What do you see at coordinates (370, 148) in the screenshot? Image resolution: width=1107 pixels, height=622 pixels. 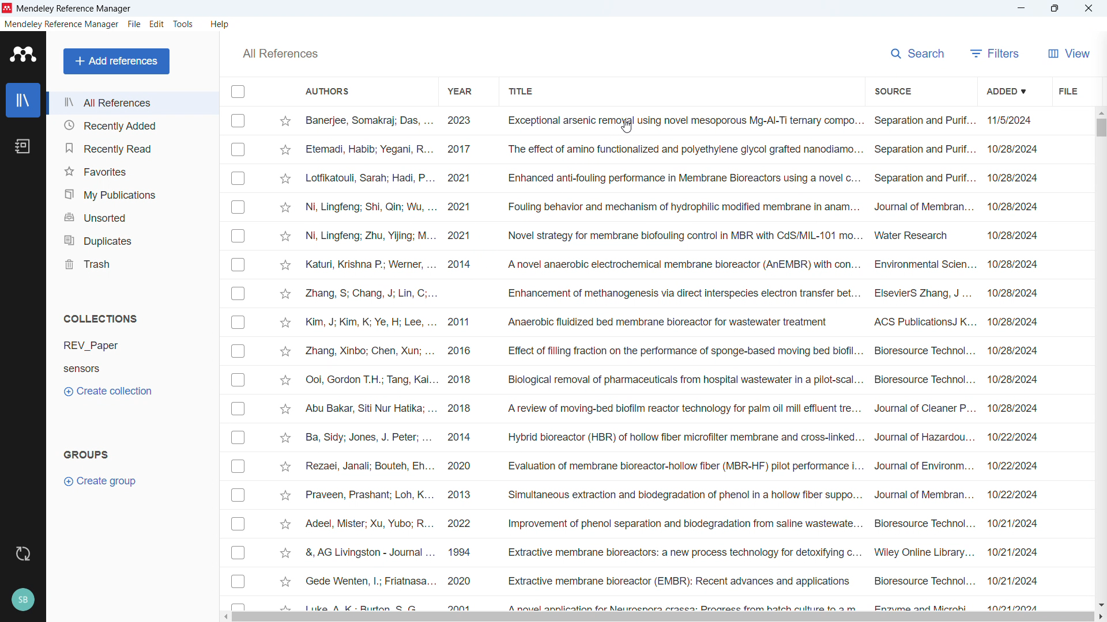 I see `etemadi,habib,yegani,r` at bounding box center [370, 148].